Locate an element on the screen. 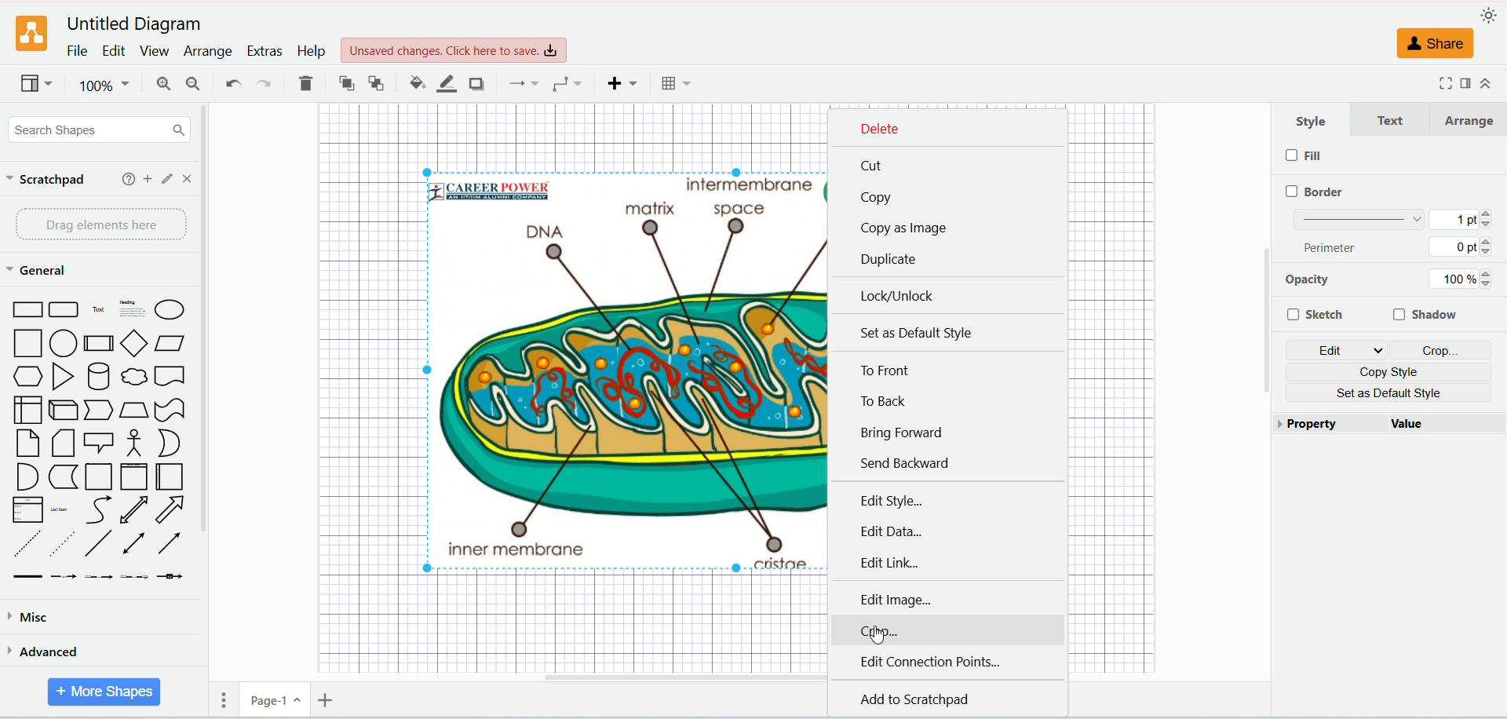  edit is located at coordinates (169, 179).